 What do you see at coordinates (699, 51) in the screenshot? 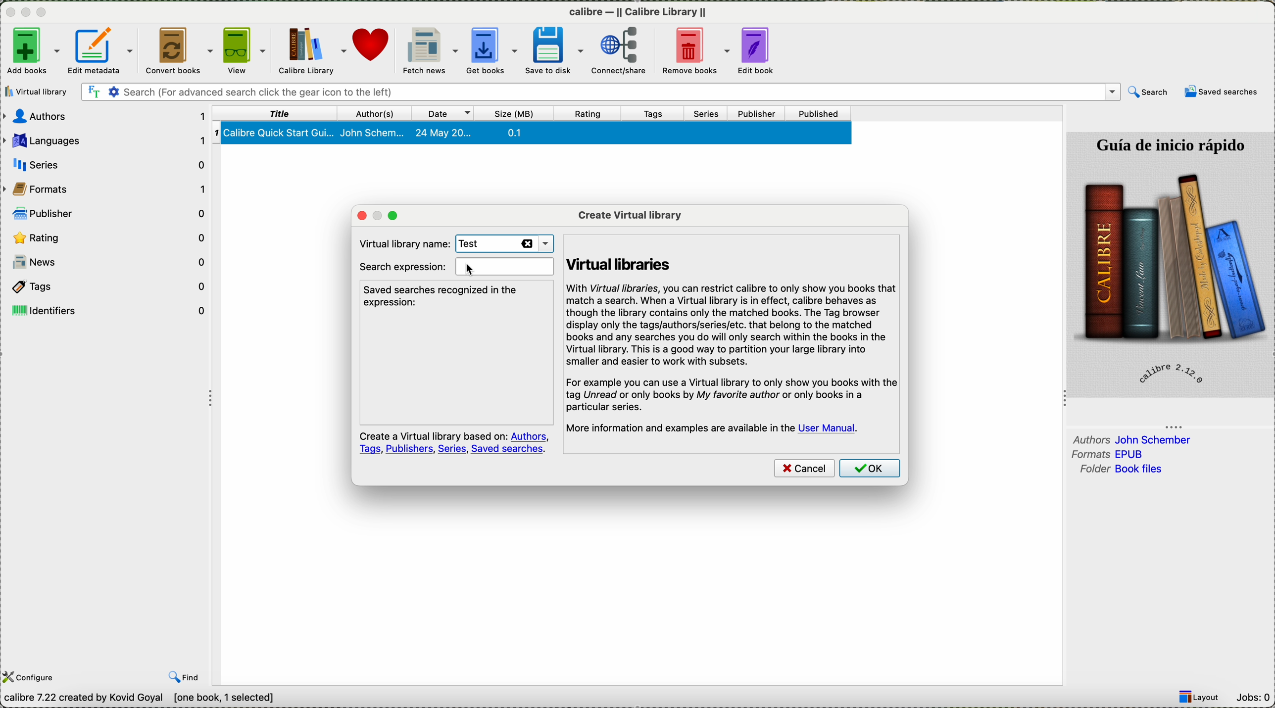
I see `remove books` at bounding box center [699, 51].